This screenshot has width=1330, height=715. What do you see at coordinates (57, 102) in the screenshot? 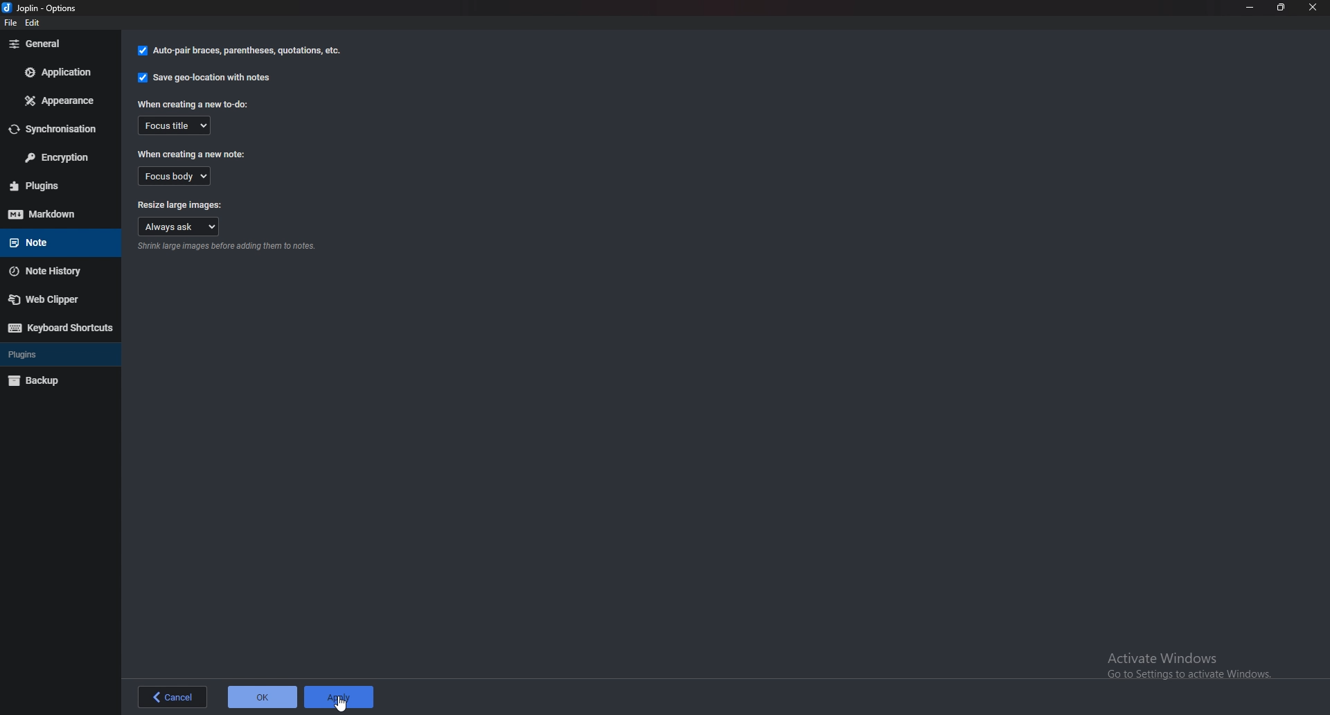
I see `Appearance` at bounding box center [57, 102].